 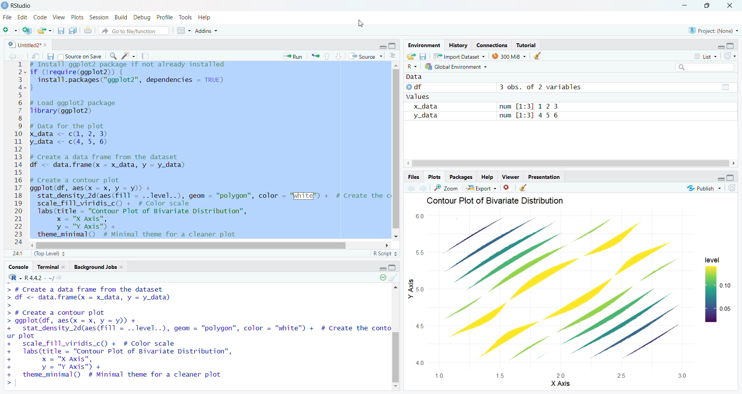 What do you see at coordinates (706, 6) in the screenshot?
I see `maximize` at bounding box center [706, 6].